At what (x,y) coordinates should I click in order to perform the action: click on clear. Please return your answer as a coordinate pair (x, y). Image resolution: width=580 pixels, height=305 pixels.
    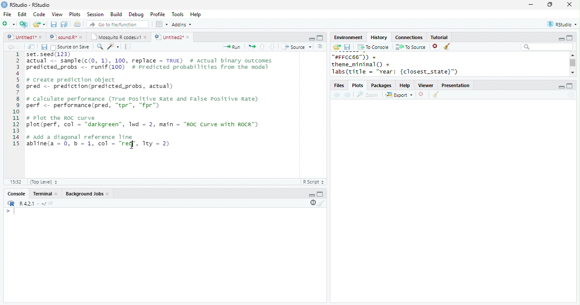
    Looking at the image, I should click on (321, 203).